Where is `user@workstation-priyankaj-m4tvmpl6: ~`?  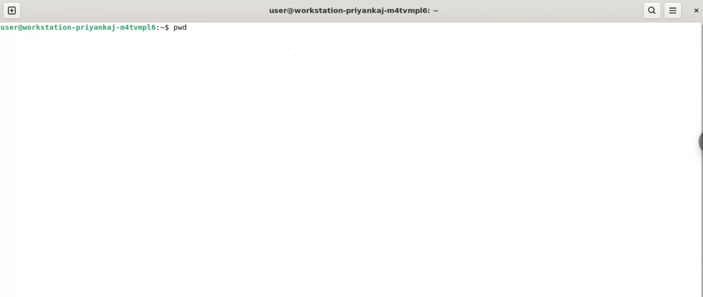 user@workstation-priyankaj-m4tvmpl6: ~ is located at coordinates (363, 11).